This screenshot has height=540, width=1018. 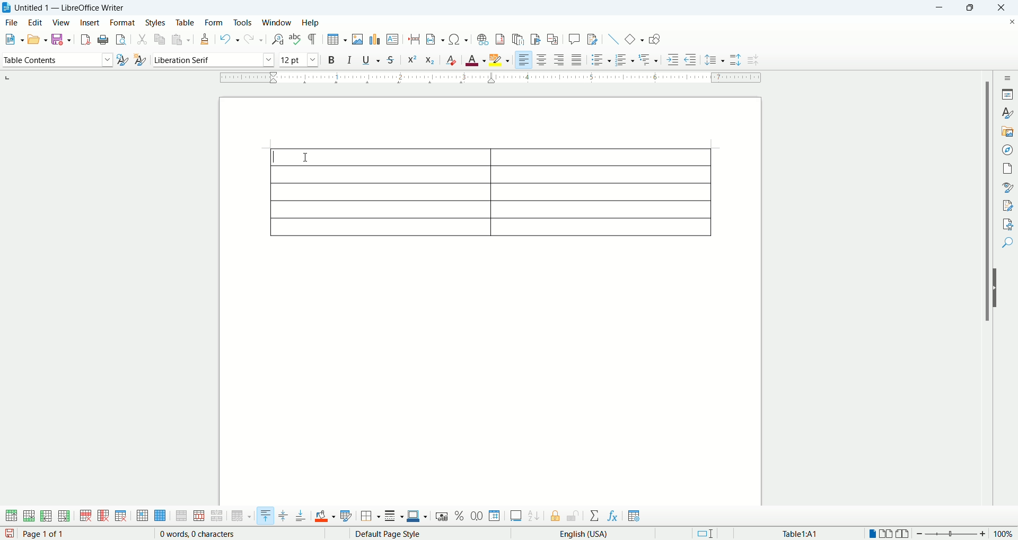 What do you see at coordinates (502, 38) in the screenshot?
I see `insert footnote` at bounding box center [502, 38].